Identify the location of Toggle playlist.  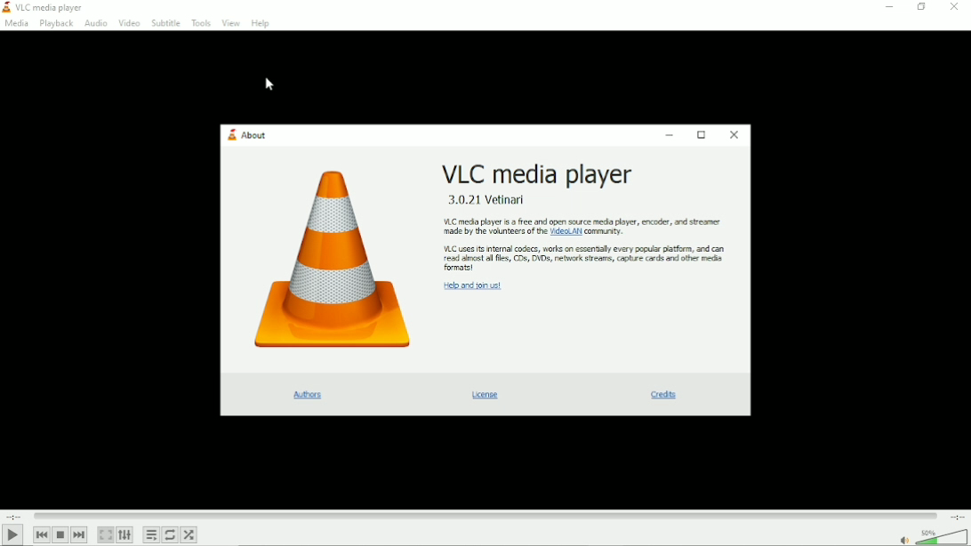
(151, 534).